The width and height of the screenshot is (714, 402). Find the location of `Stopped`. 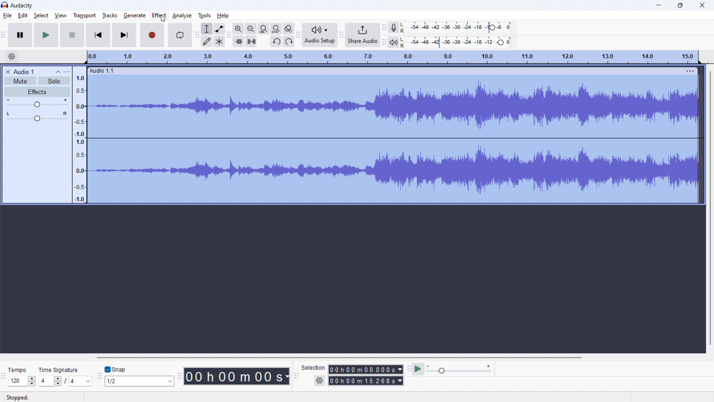

Stopped is located at coordinates (23, 397).